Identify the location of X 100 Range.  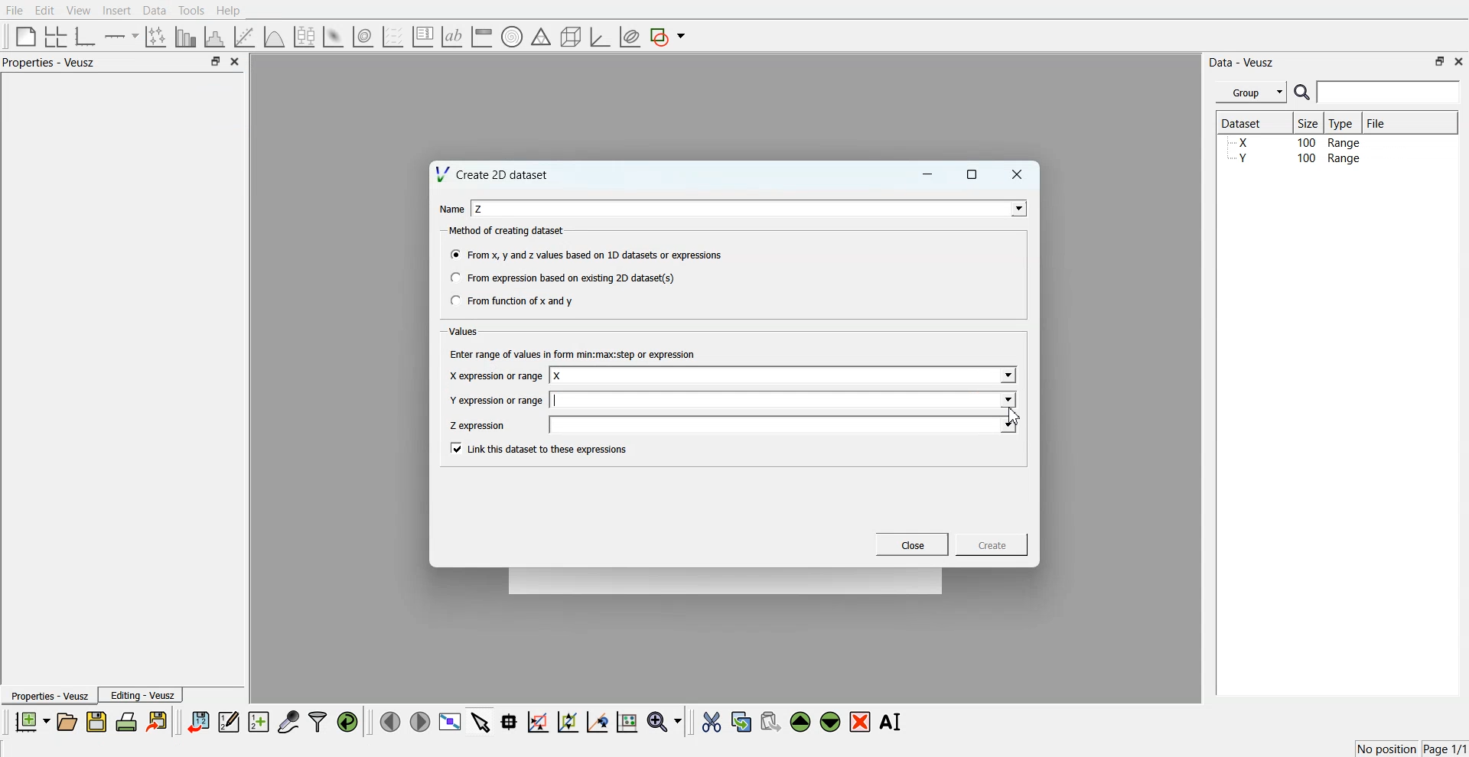
(1295, 142).